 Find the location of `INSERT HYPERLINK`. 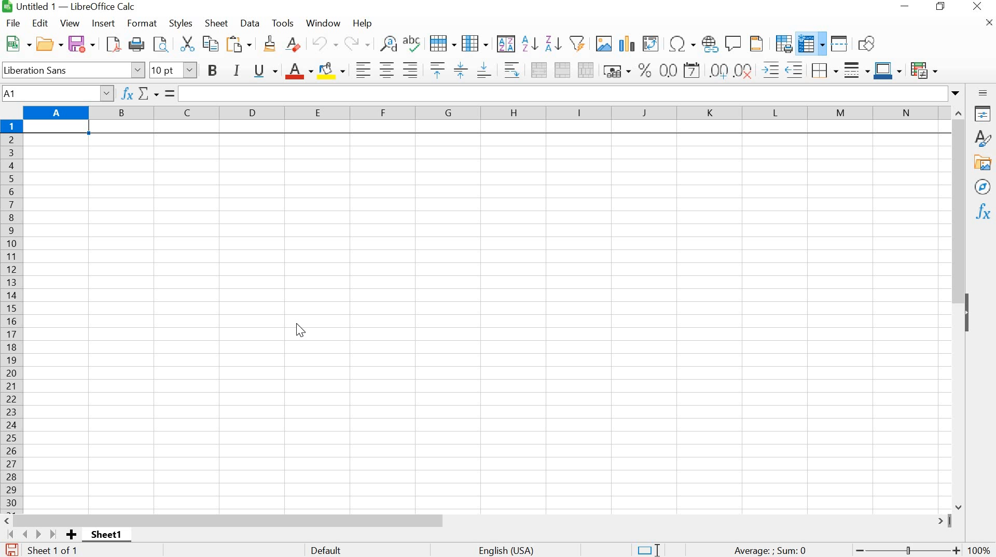

INSERT HYPERLINK is located at coordinates (710, 44).